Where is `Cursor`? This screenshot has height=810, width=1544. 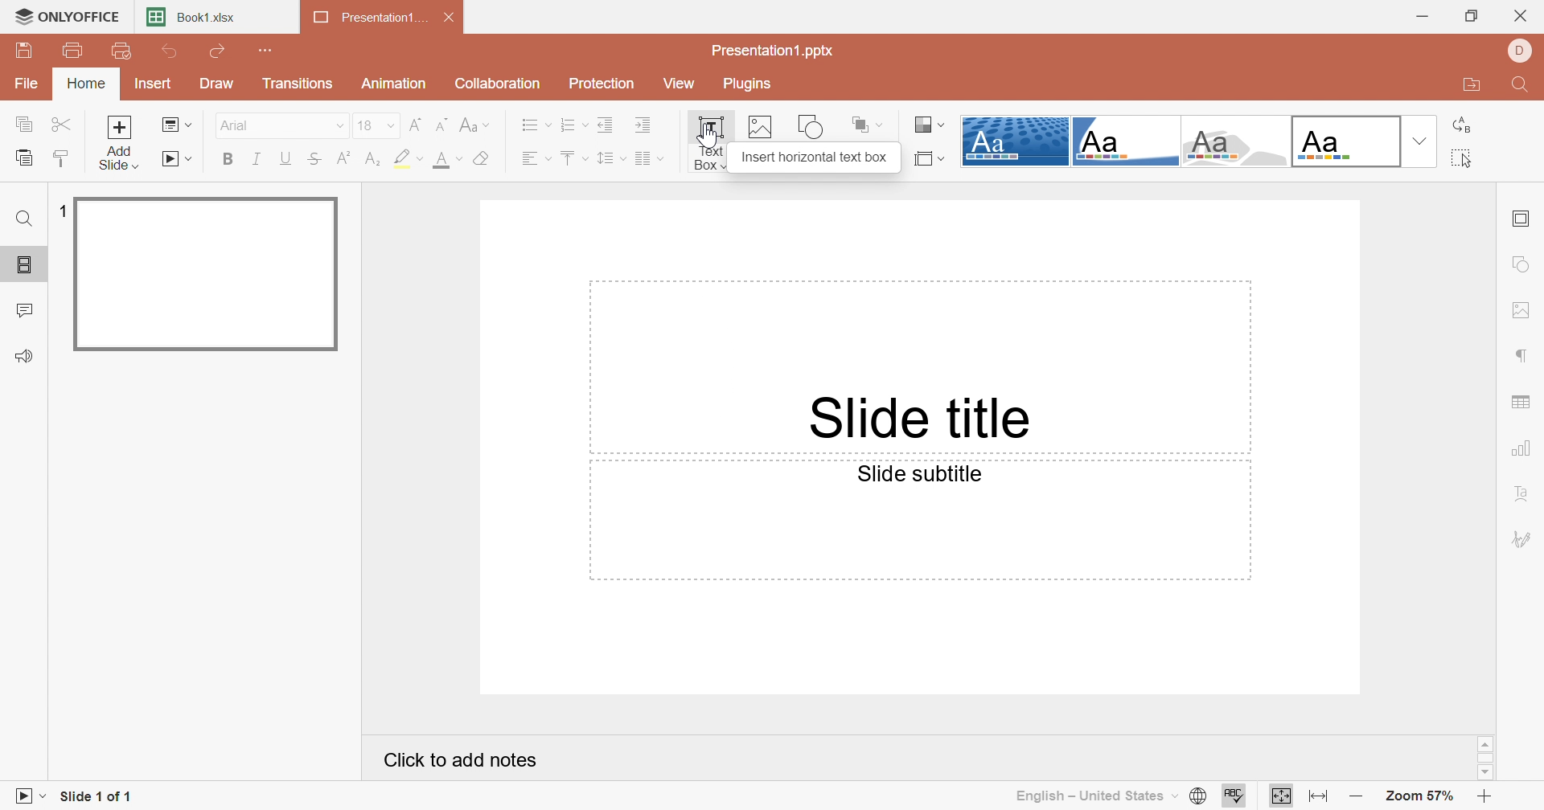 Cursor is located at coordinates (706, 141).